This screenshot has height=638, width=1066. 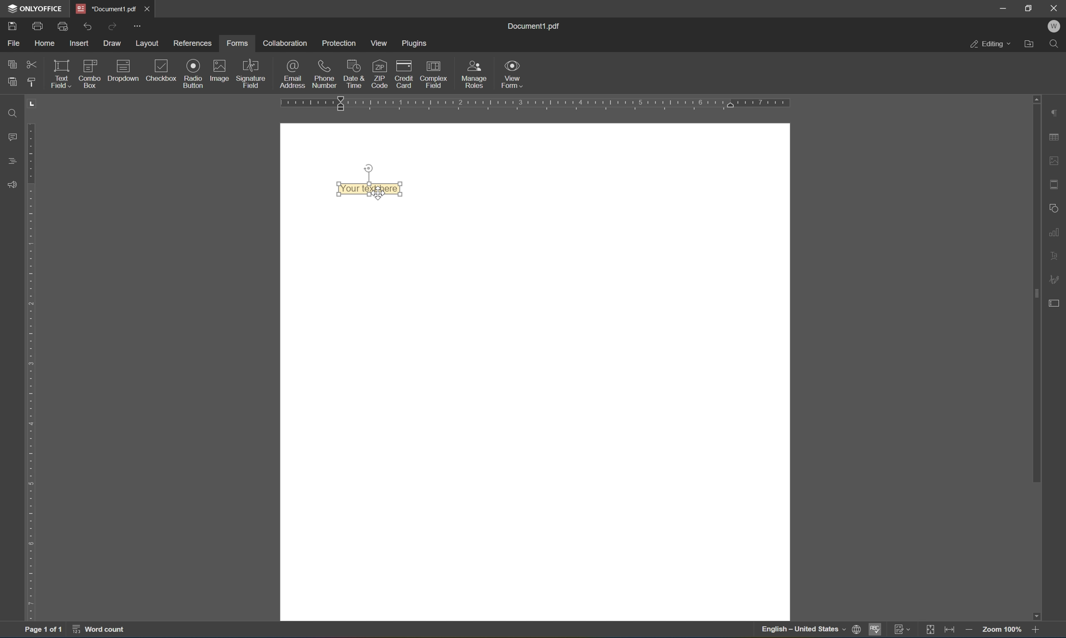 I want to click on text art settings, so click(x=1054, y=258).